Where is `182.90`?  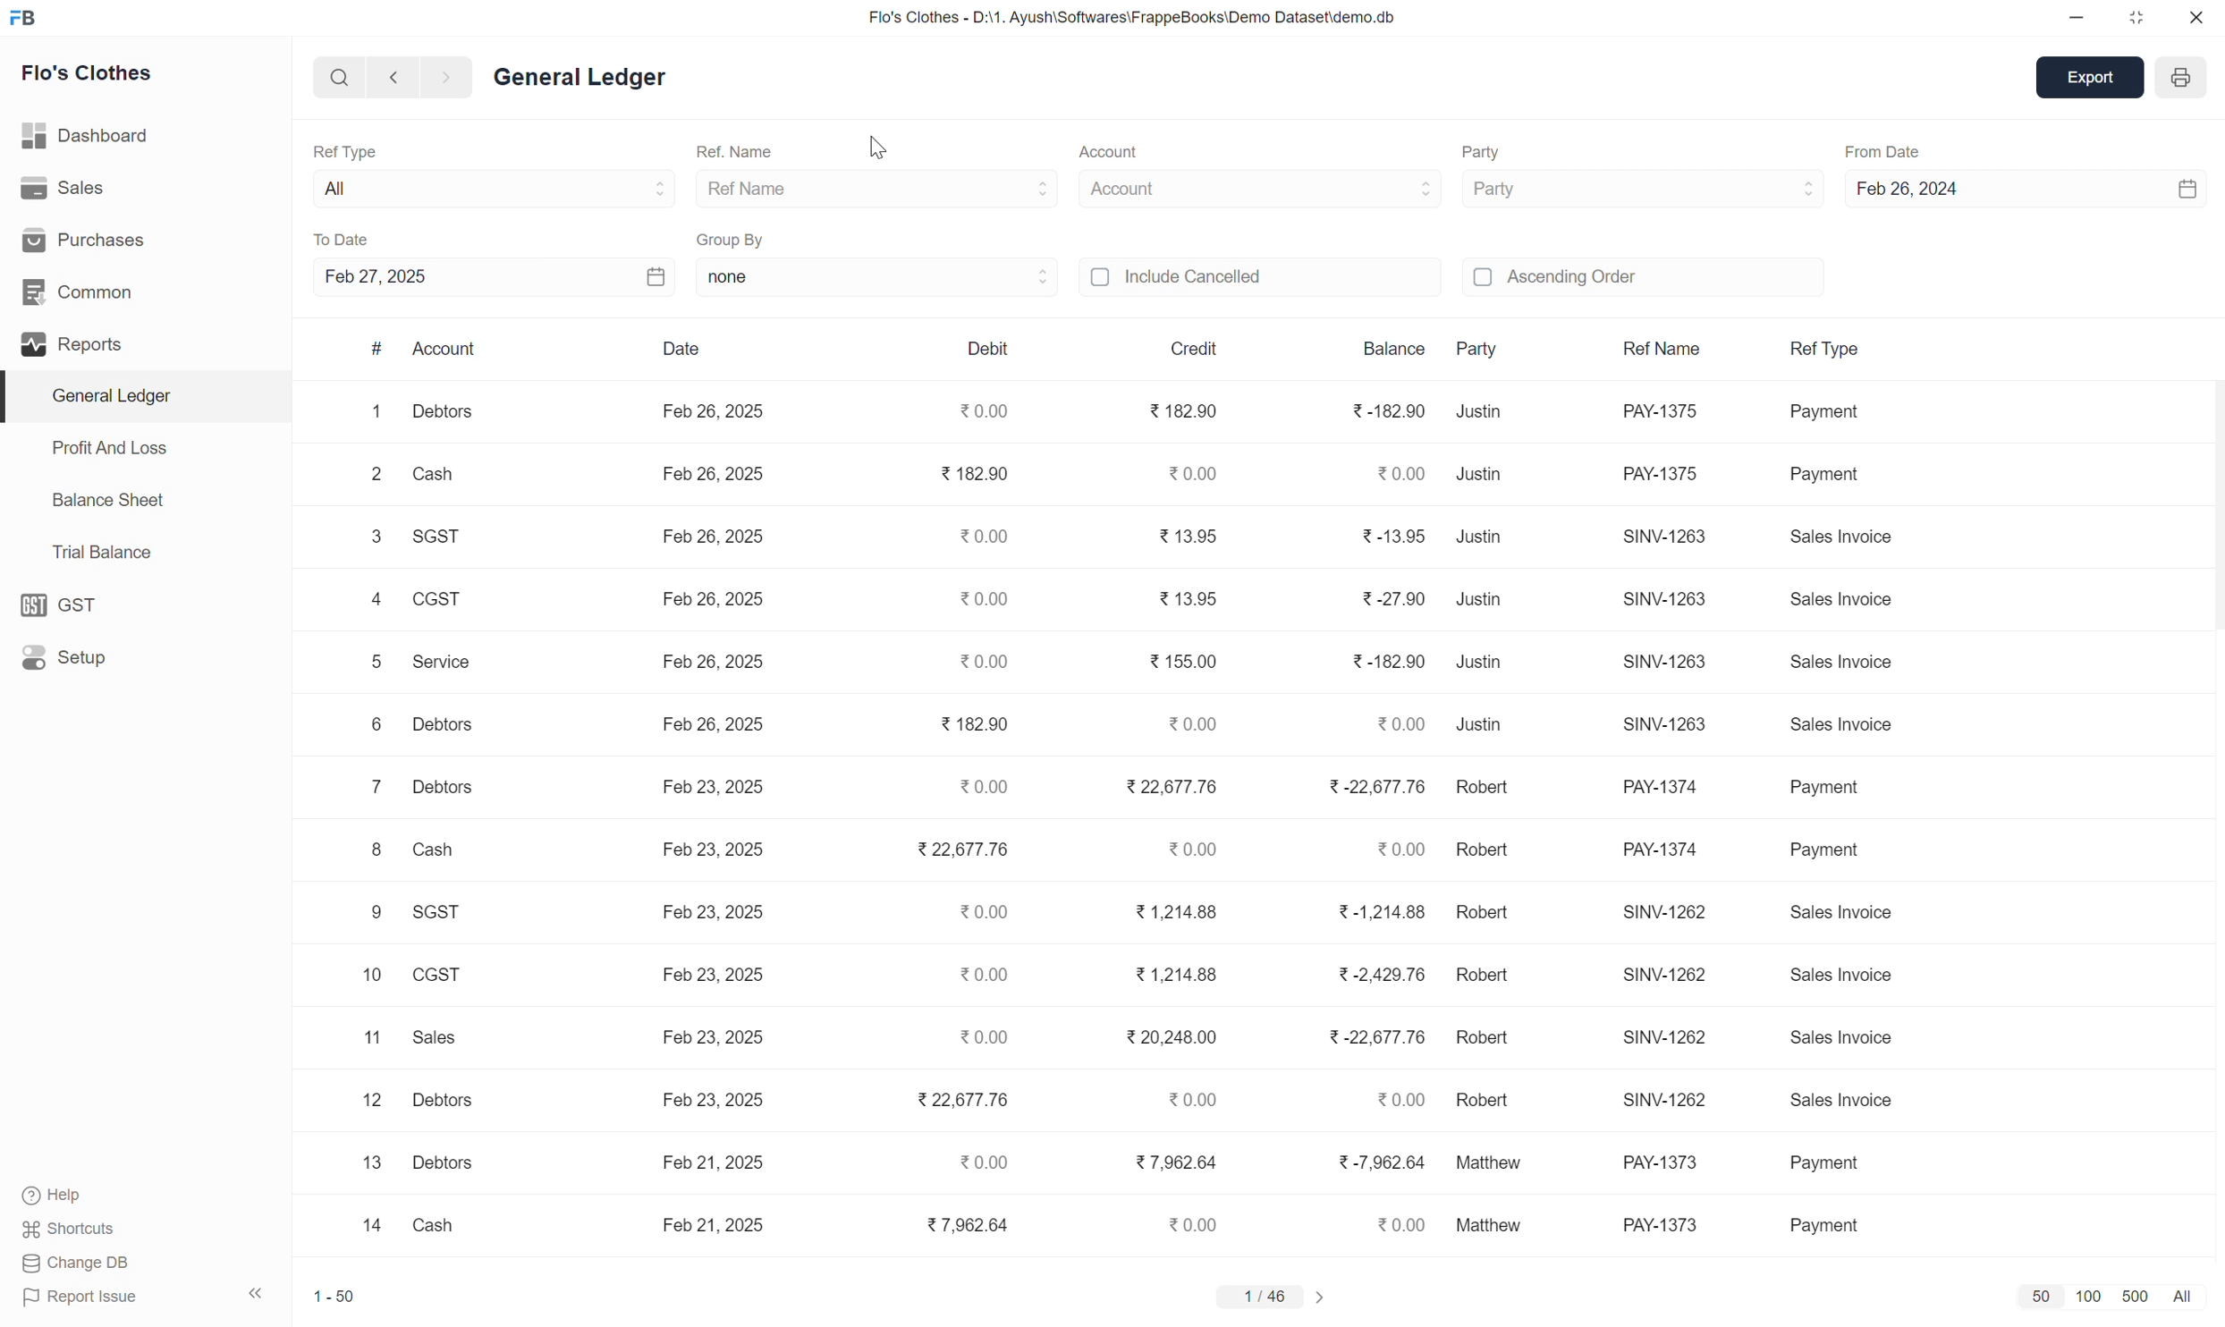 182.90 is located at coordinates (972, 725).